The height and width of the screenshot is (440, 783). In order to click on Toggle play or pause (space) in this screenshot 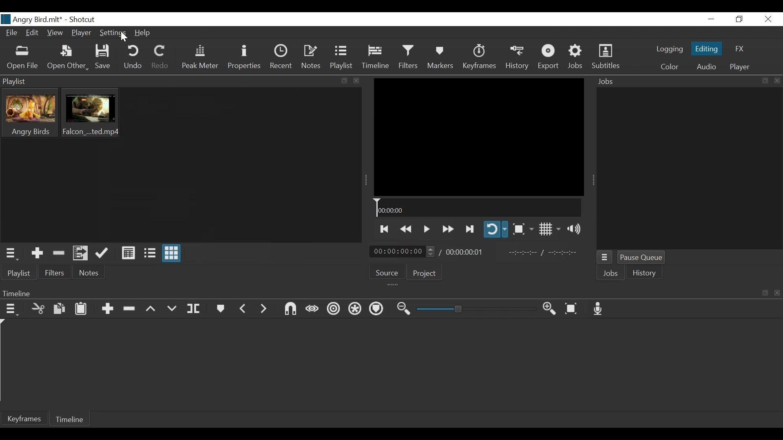, I will do `click(426, 229)`.